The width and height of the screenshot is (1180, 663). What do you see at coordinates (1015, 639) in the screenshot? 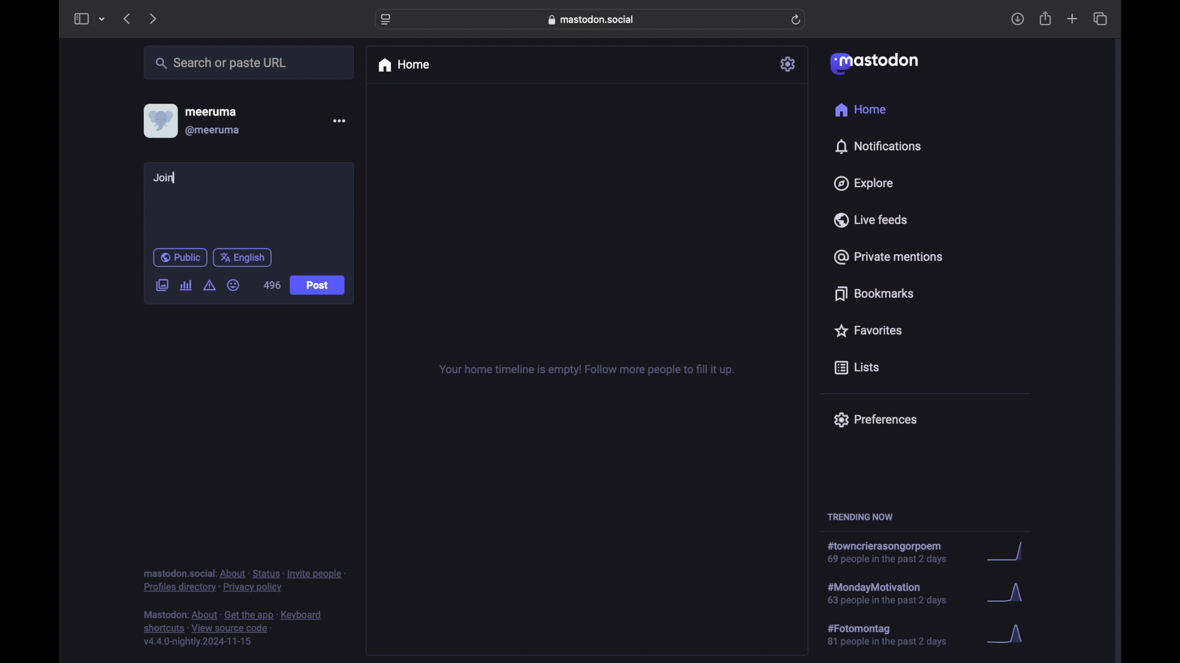
I see `graph` at bounding box center [1015, 639].